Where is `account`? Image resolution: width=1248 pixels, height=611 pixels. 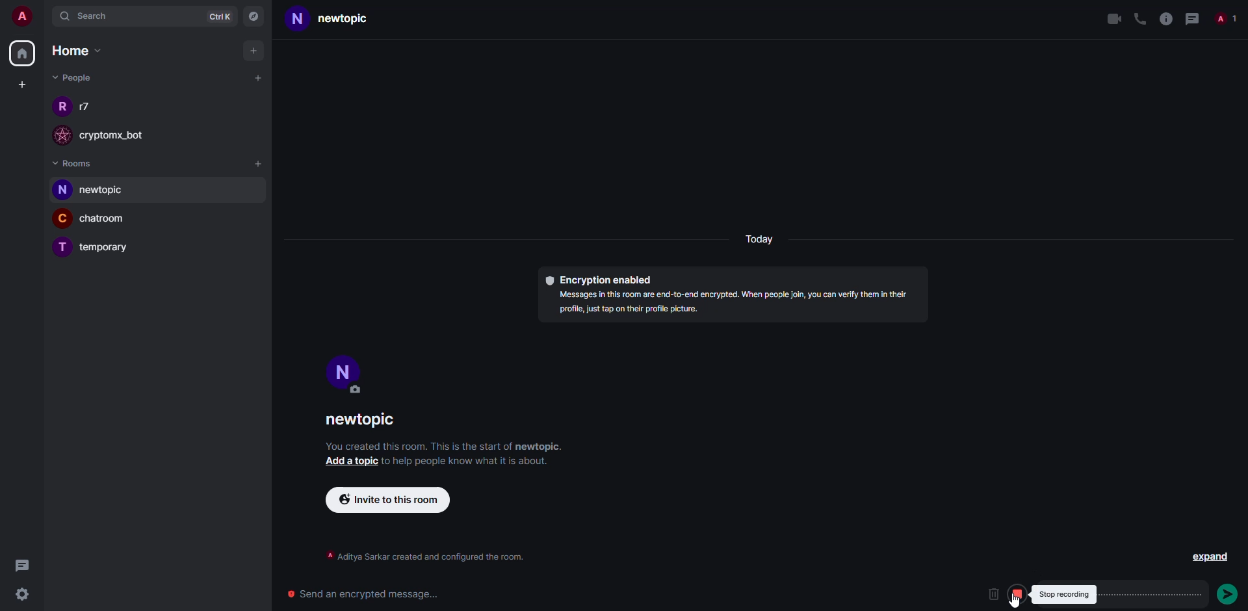 account is located at coordinates (27, 18).